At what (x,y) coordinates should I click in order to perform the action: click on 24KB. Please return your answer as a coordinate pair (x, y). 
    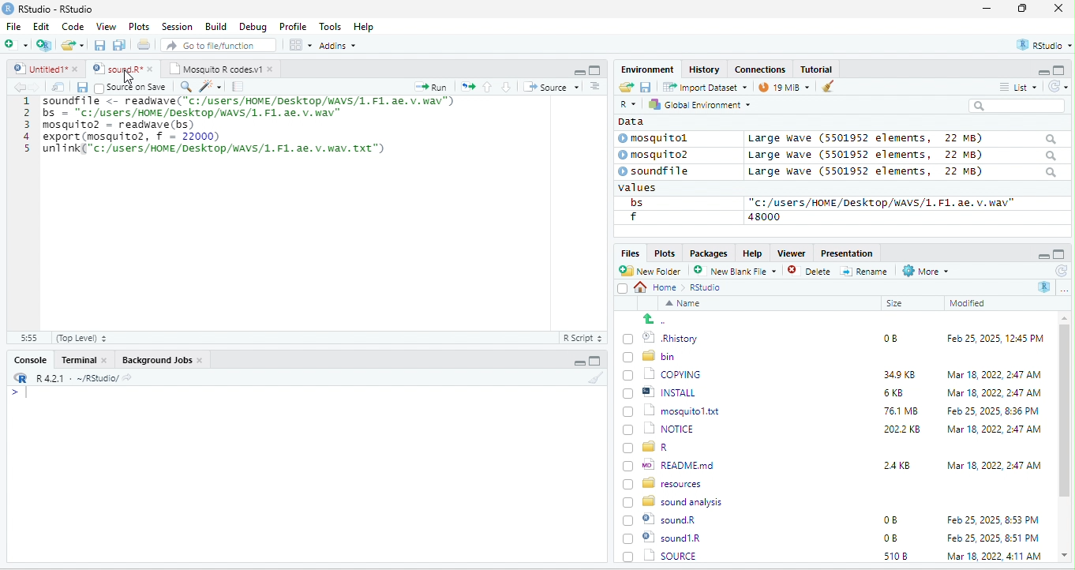
    Looking at the image, I should click on (894, 464).